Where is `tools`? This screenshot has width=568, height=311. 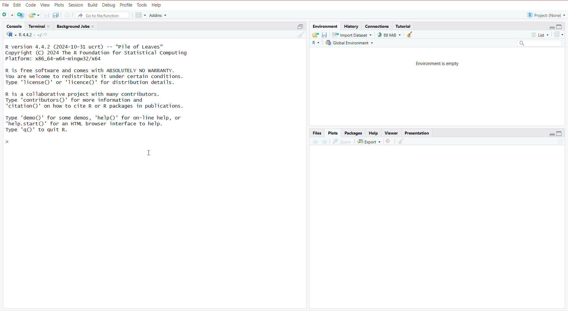
tools is located at coordinates (142, 5).